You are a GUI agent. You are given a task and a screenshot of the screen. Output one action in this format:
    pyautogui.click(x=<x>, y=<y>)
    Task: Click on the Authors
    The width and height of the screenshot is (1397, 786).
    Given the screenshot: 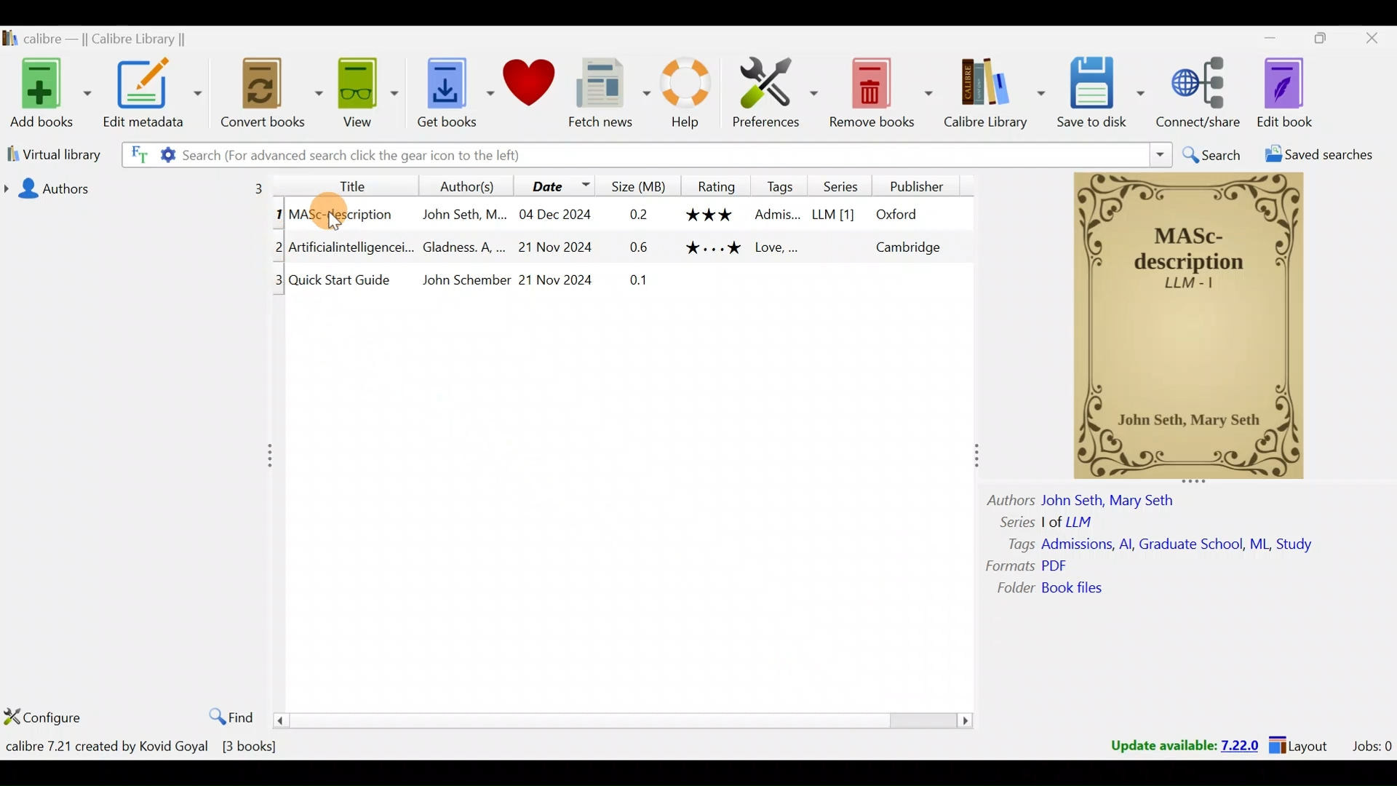 What is the action you would take?
    pyautogui.click(x=469, y=184)
    